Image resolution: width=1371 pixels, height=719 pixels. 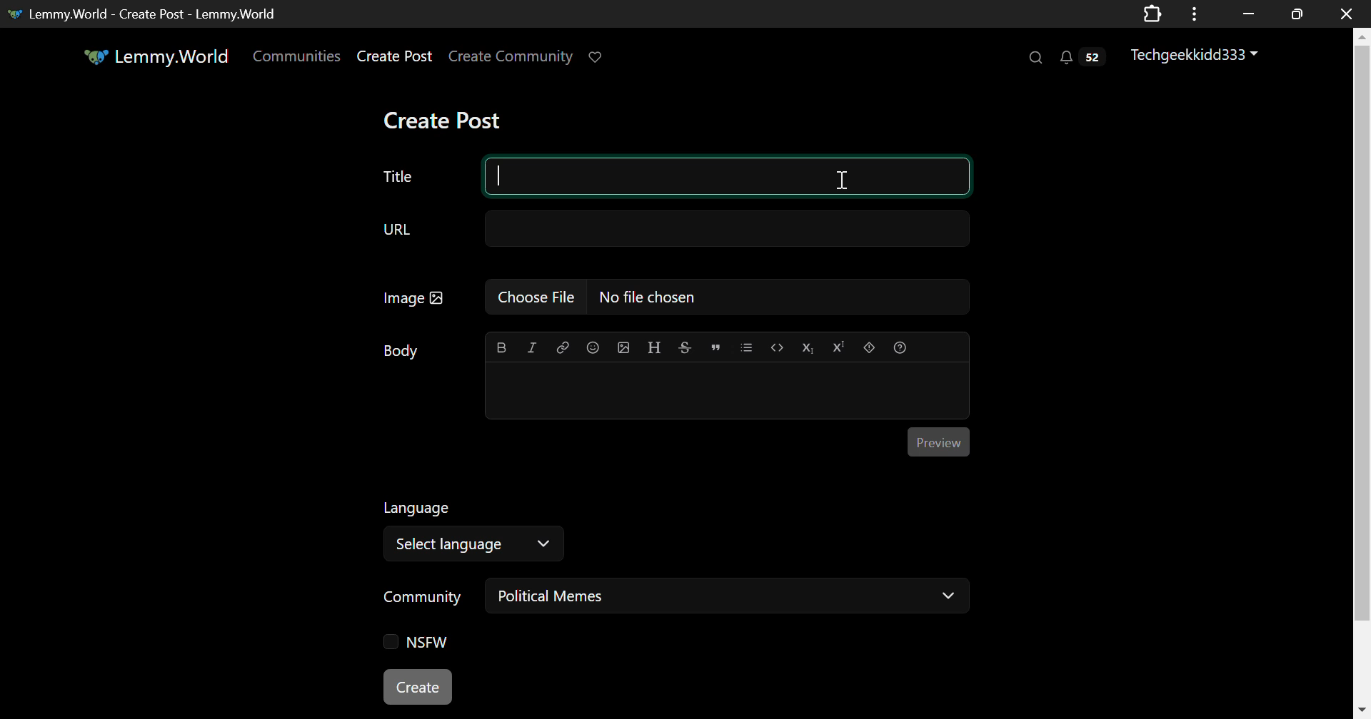 What do you see at coordinates (869, 346) in the screenshot?
I see `Spoiler` at bounding box center [869, 346].